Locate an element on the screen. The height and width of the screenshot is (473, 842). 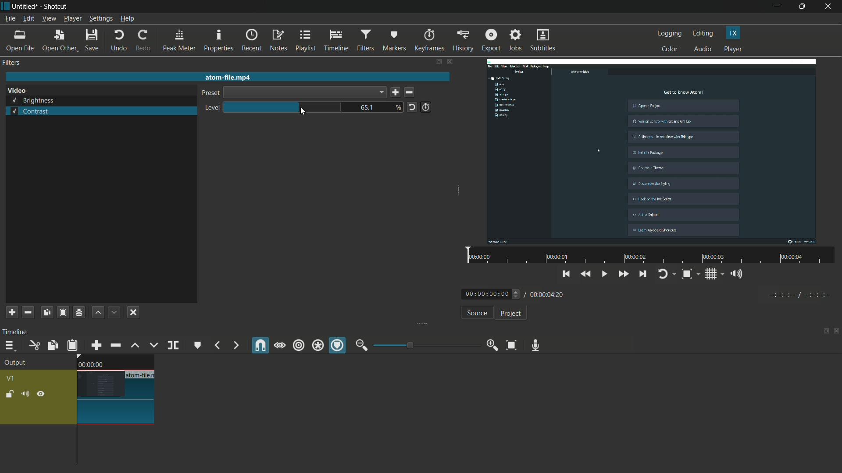
video is located at coordinates (17, 91).